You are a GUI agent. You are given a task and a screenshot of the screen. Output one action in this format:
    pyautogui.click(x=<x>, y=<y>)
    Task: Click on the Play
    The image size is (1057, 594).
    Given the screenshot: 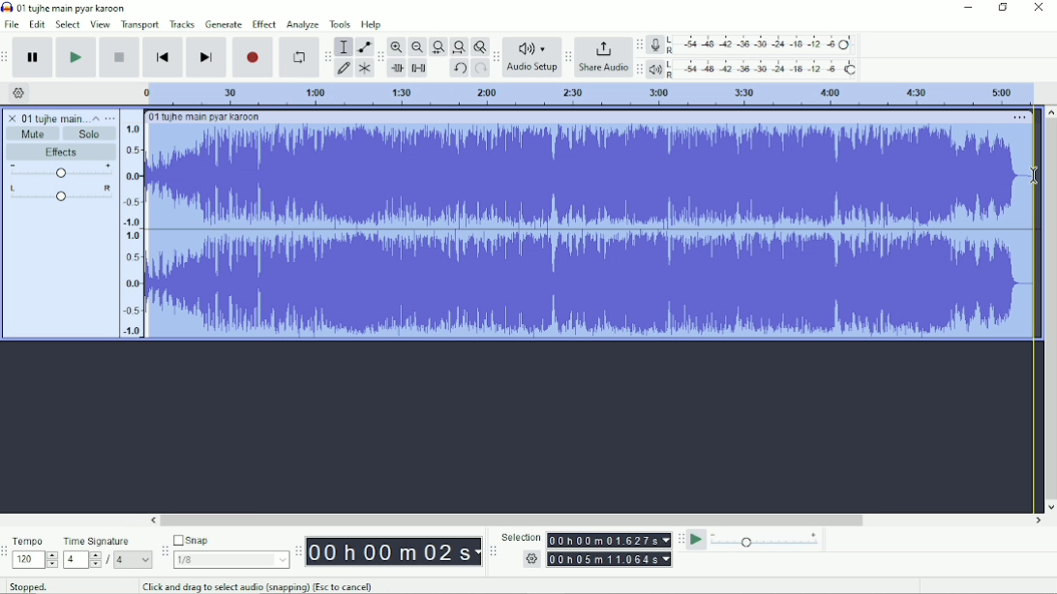 What is the action you would take?
    pyautogui.click(x=77, y=57)
    